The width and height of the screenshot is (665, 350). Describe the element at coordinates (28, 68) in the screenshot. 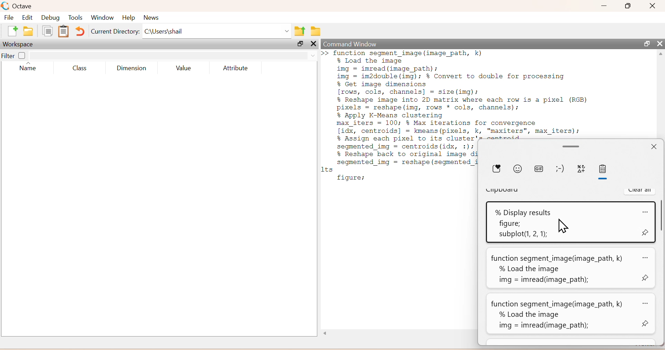

I see `Name` at that location.